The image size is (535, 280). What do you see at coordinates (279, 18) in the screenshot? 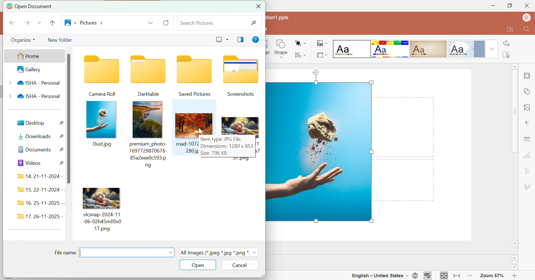
I see `tation1.pptx` at bounding box center [279, 18].